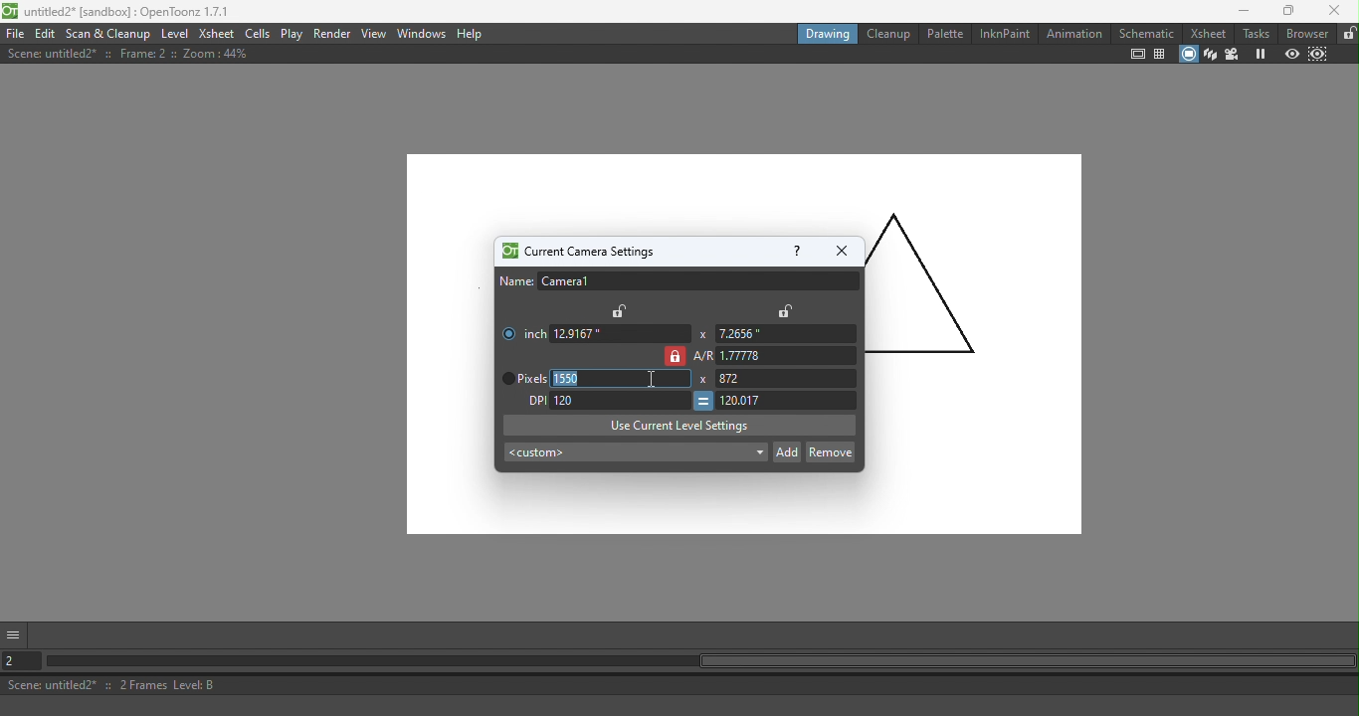  Describe the element at coordinates (620, 333) in the screenshot. I see `enter dimension` at that location.